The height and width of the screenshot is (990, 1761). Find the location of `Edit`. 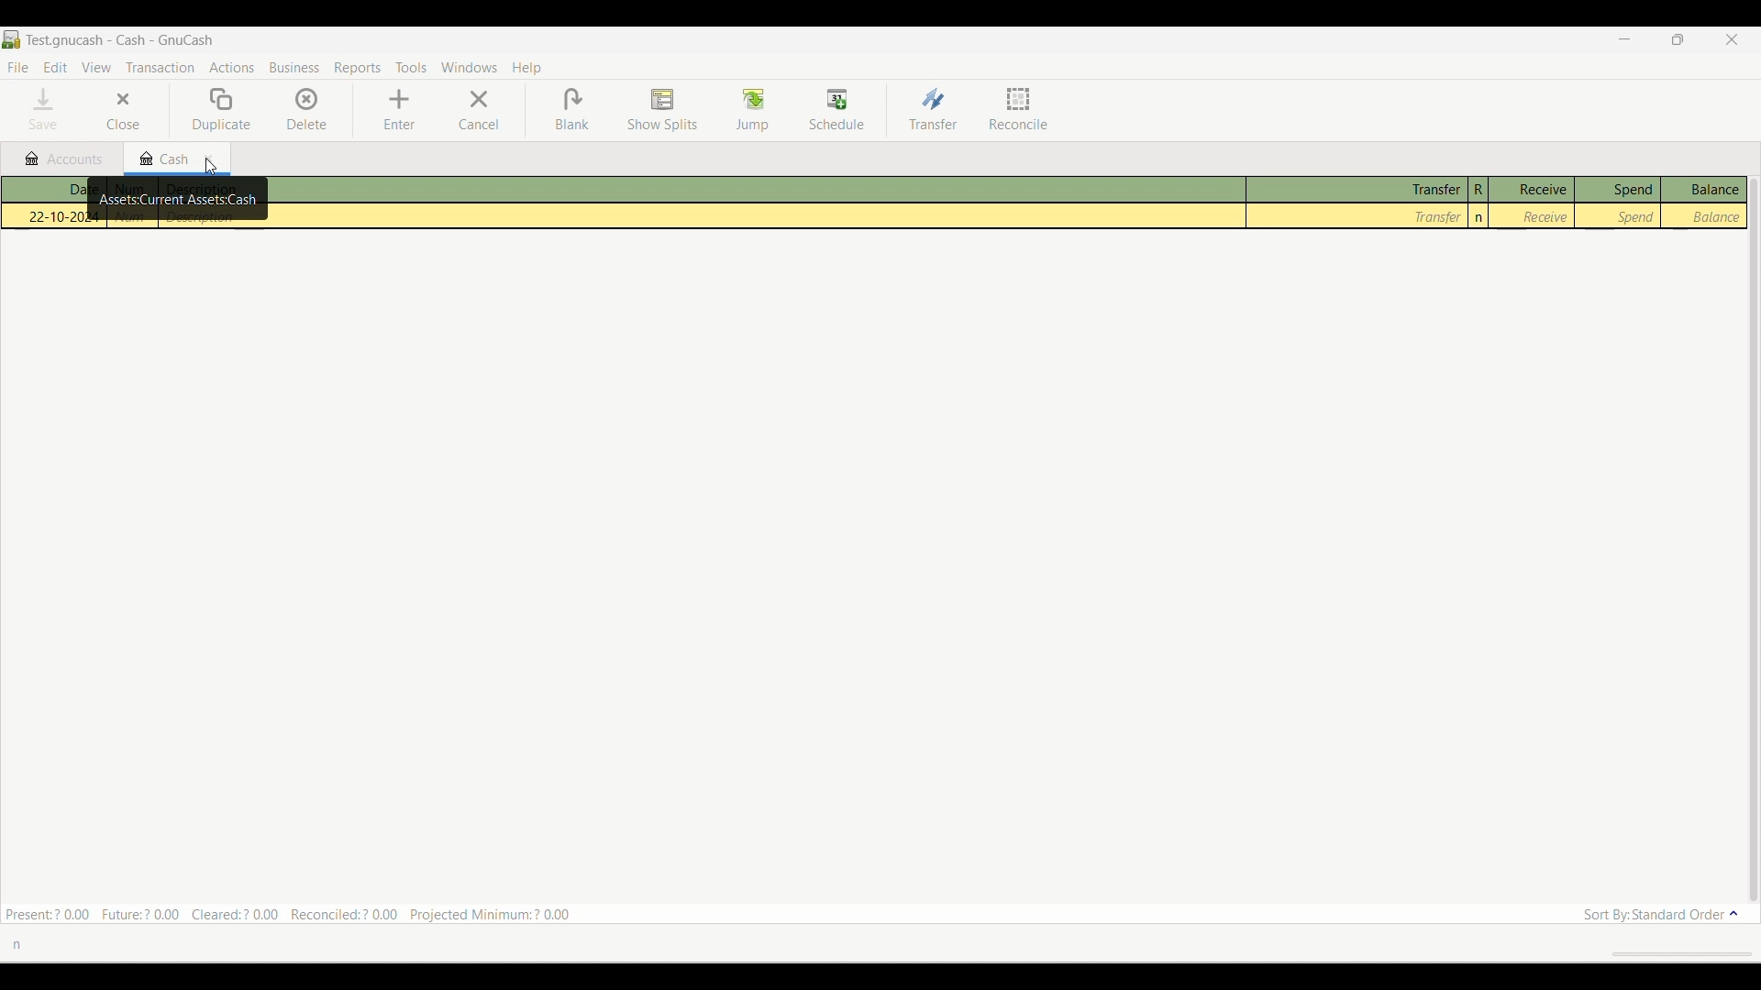

Edit is located at coordinates (56, 67).